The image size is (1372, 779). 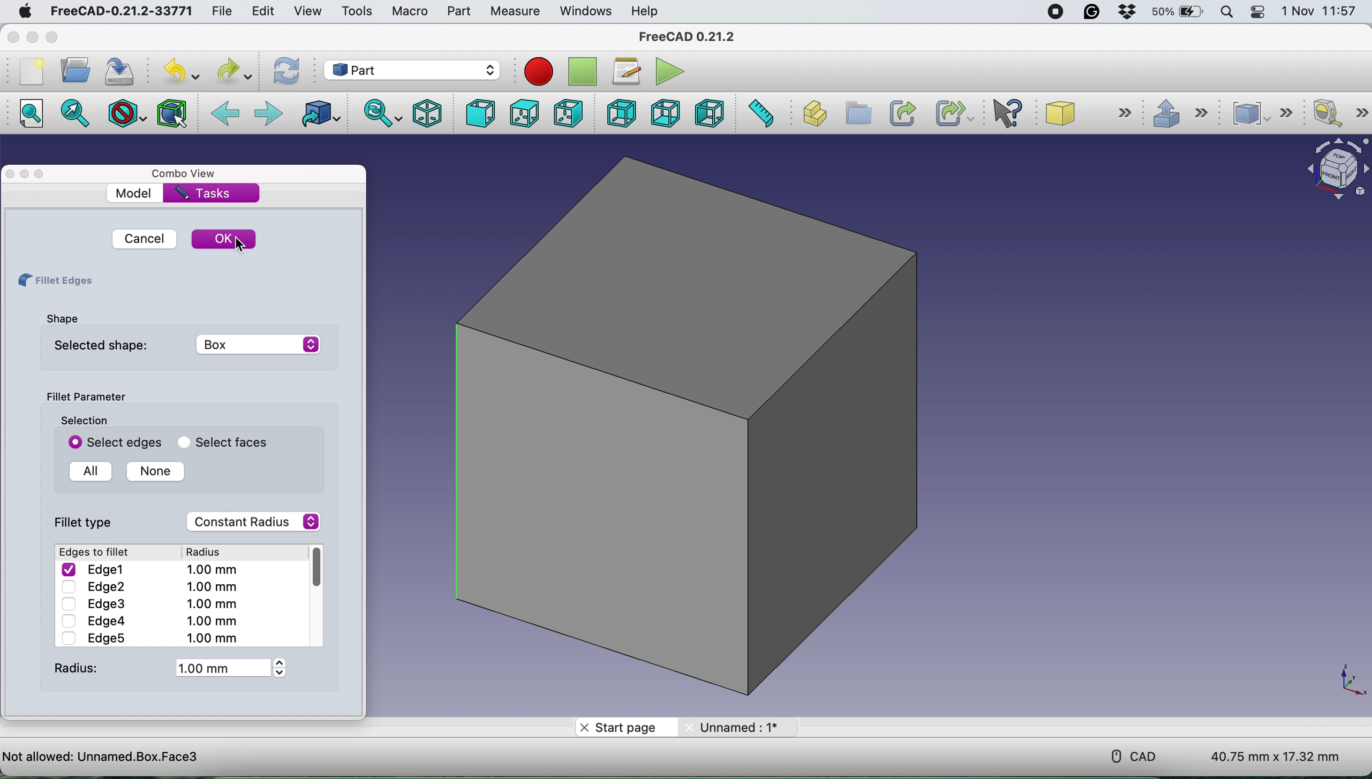 What do you see at coordinates (224, 239) in the screenshot?
I see `Ok ` at bounding box center [224, 239].